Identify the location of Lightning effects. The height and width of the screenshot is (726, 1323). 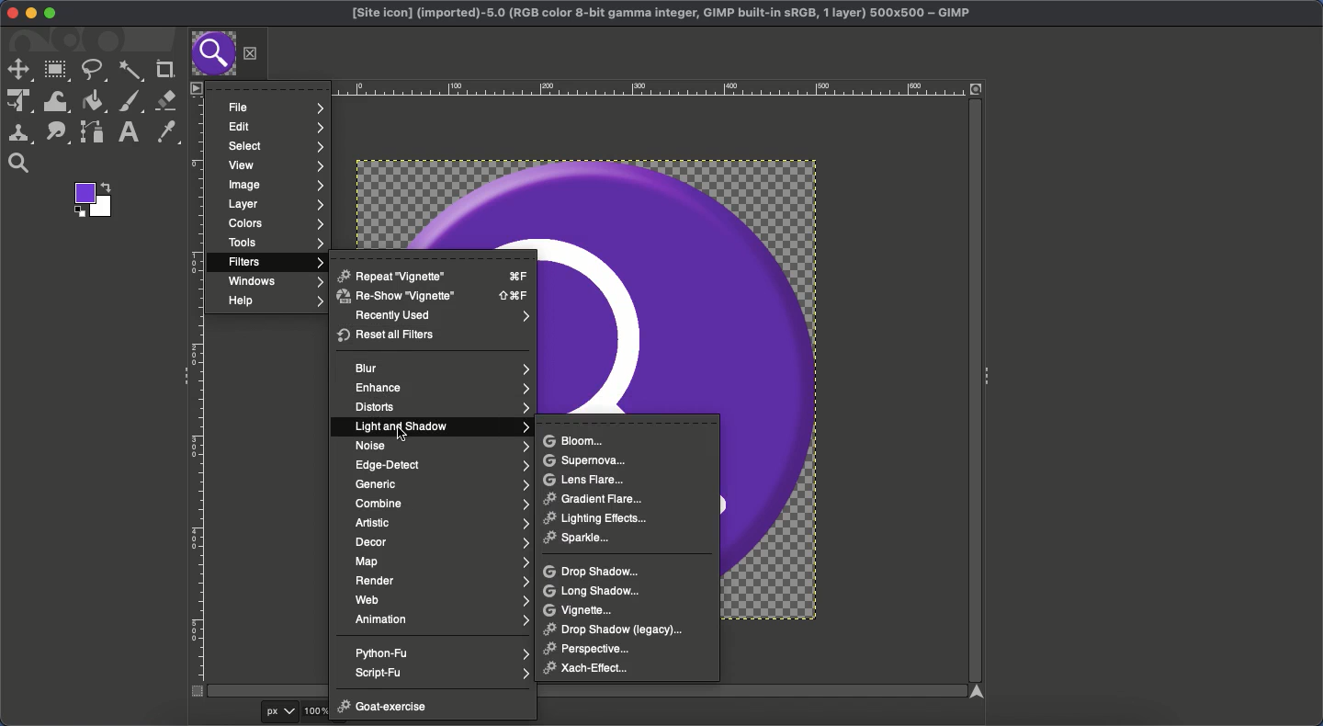
(603, 519).